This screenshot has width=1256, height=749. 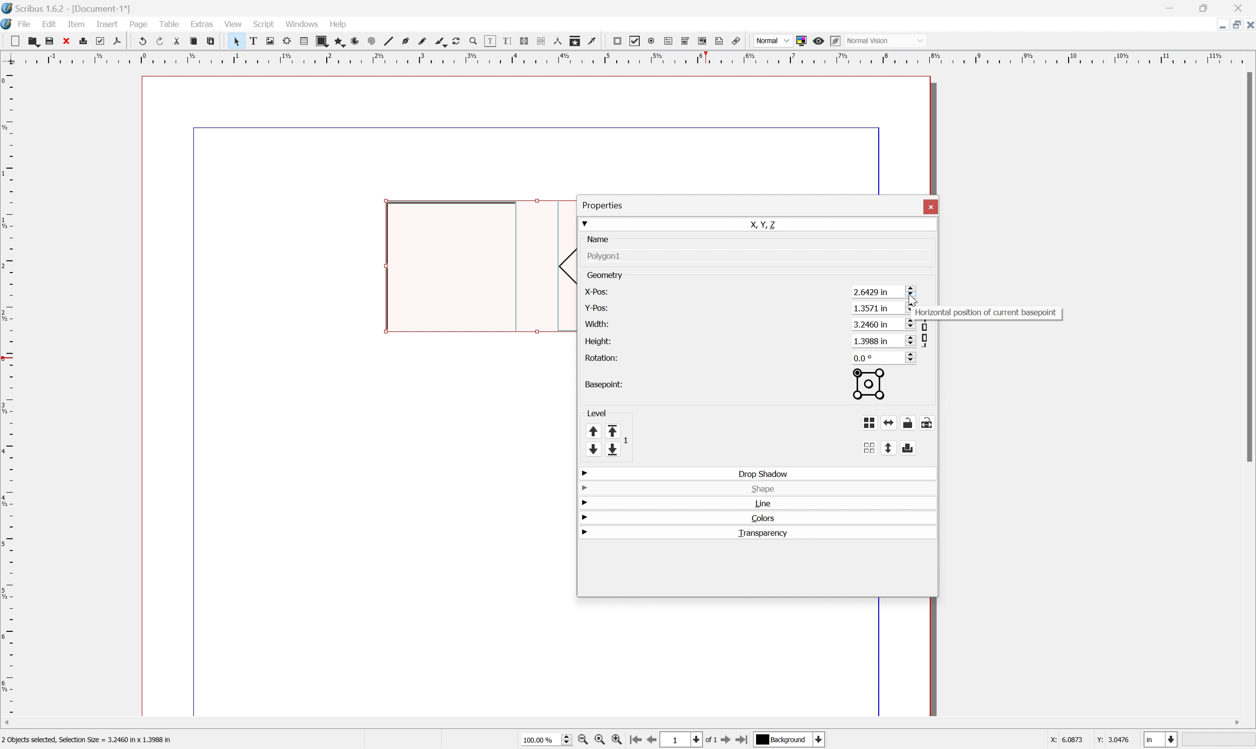 What do you see at coordinates (883, 308) in the screenshot?
I see `1.3571 in` at bounding box center [883, 308].